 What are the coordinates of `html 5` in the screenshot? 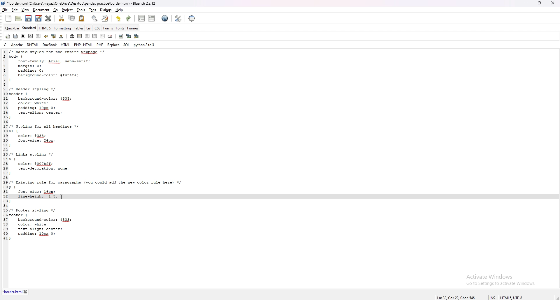 It's located at (45, 28).